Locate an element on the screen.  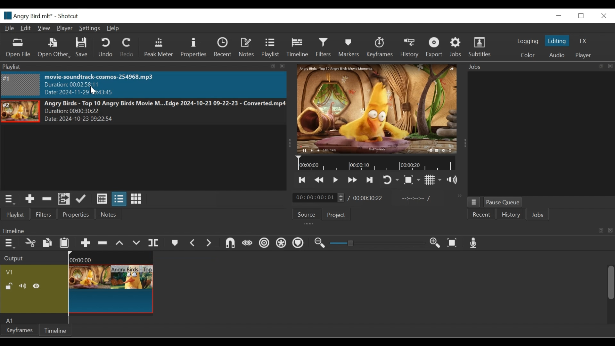
Properties is located at coordinates (193, 47).